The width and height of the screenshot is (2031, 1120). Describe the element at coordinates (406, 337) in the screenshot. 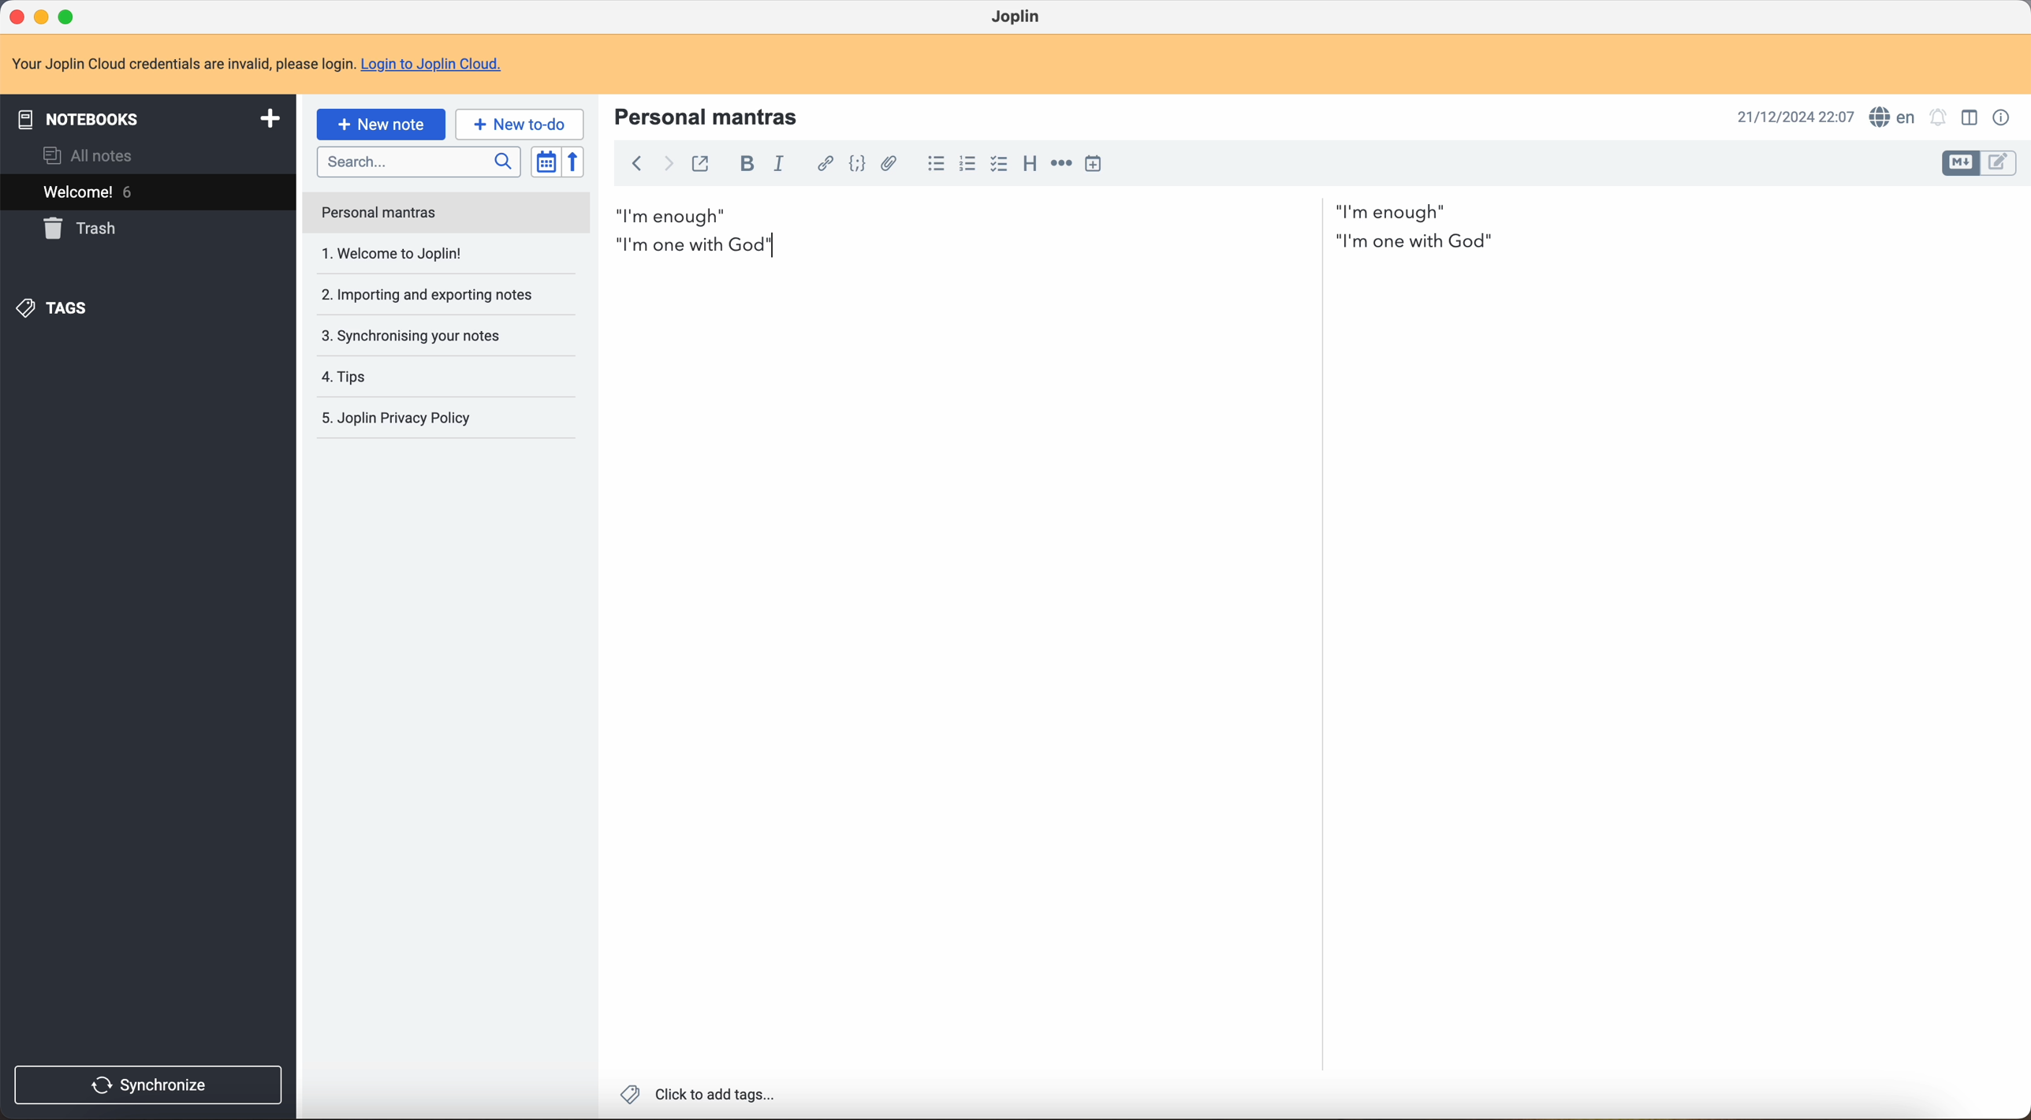

I see `tips` at that location.